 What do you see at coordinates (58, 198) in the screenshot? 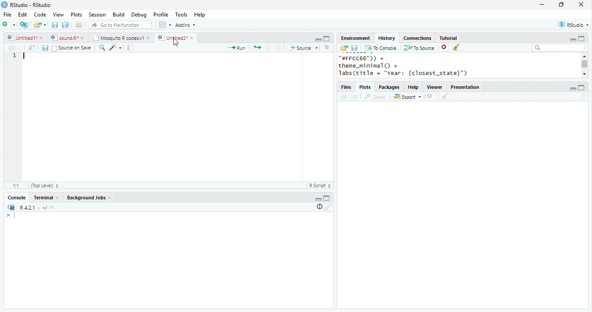
I see `close` at bounding box center [58, 198].